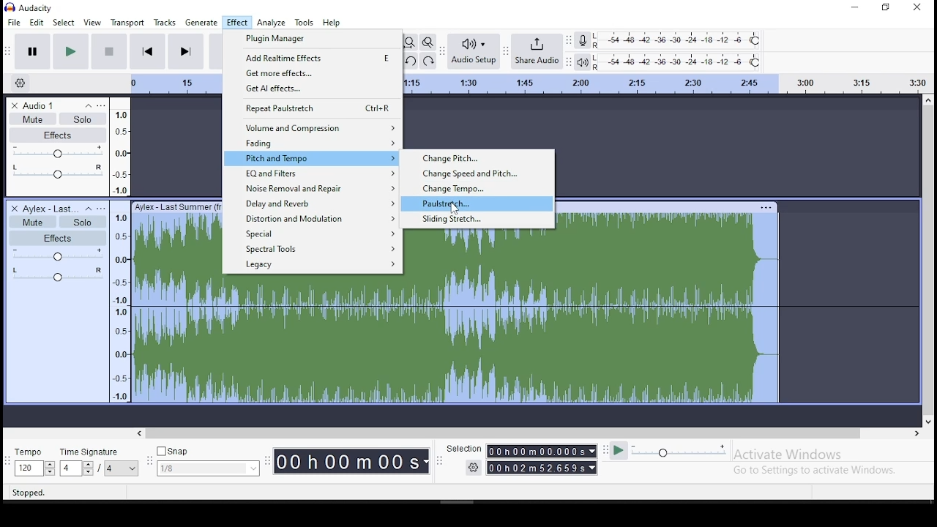 The height and width of the screenshot is (527, 937). Describe the element at coordinates (428, 42) in the screenshot. I see `zoom toggle` at that location.